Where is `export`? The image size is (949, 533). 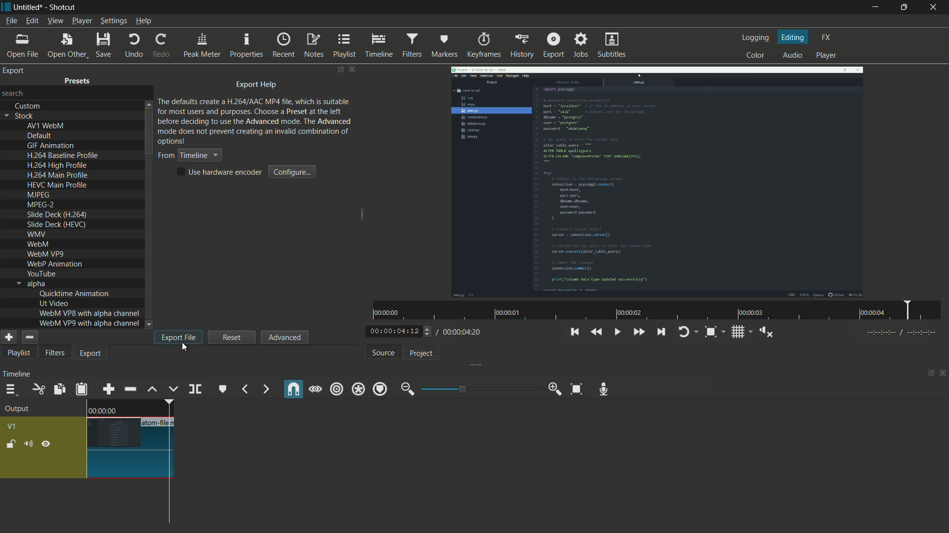
export is located at coordinates (14, 71).